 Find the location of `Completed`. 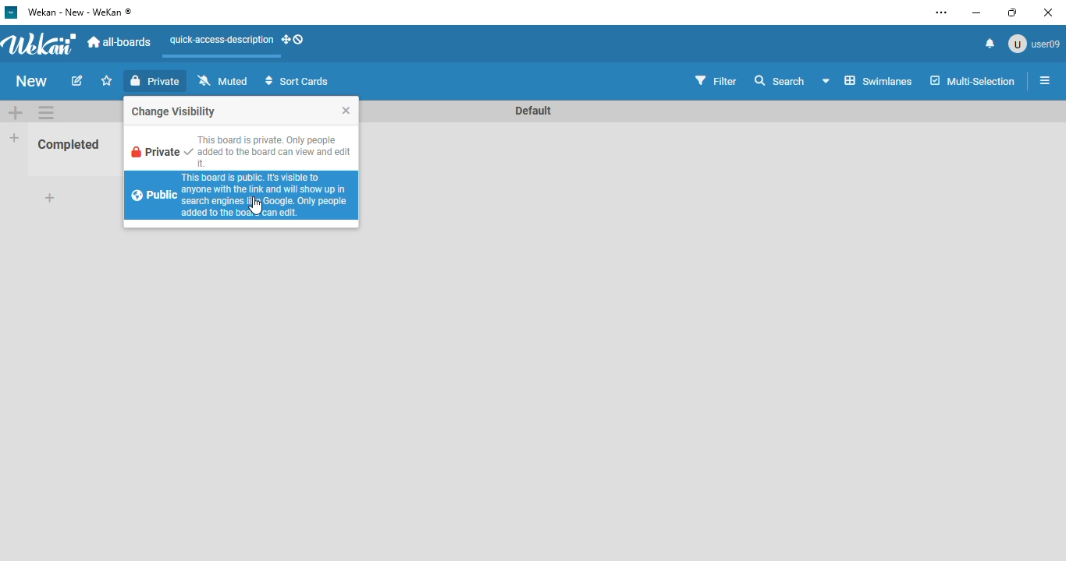

Completed is located at coordinates (70, 144).